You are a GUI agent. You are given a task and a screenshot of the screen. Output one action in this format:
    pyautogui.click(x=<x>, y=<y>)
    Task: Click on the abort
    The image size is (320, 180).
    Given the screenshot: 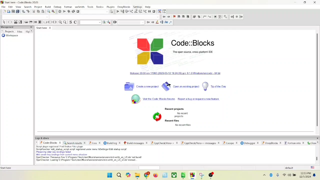 What is the action you would take?
    pyautogui.click(x=78, y=11)
    